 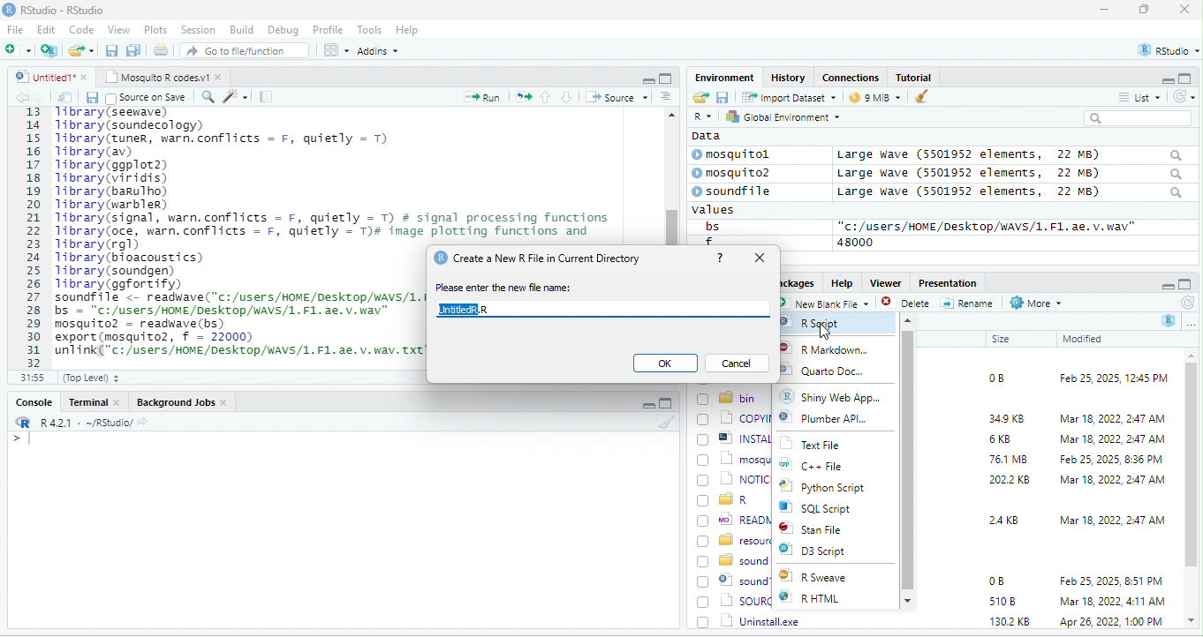 What do you see at coordinates (1111, 601) in the screenshot?
I see `Mar 18, 2022, 4:11 AM` at bounding box center [1111, 601].